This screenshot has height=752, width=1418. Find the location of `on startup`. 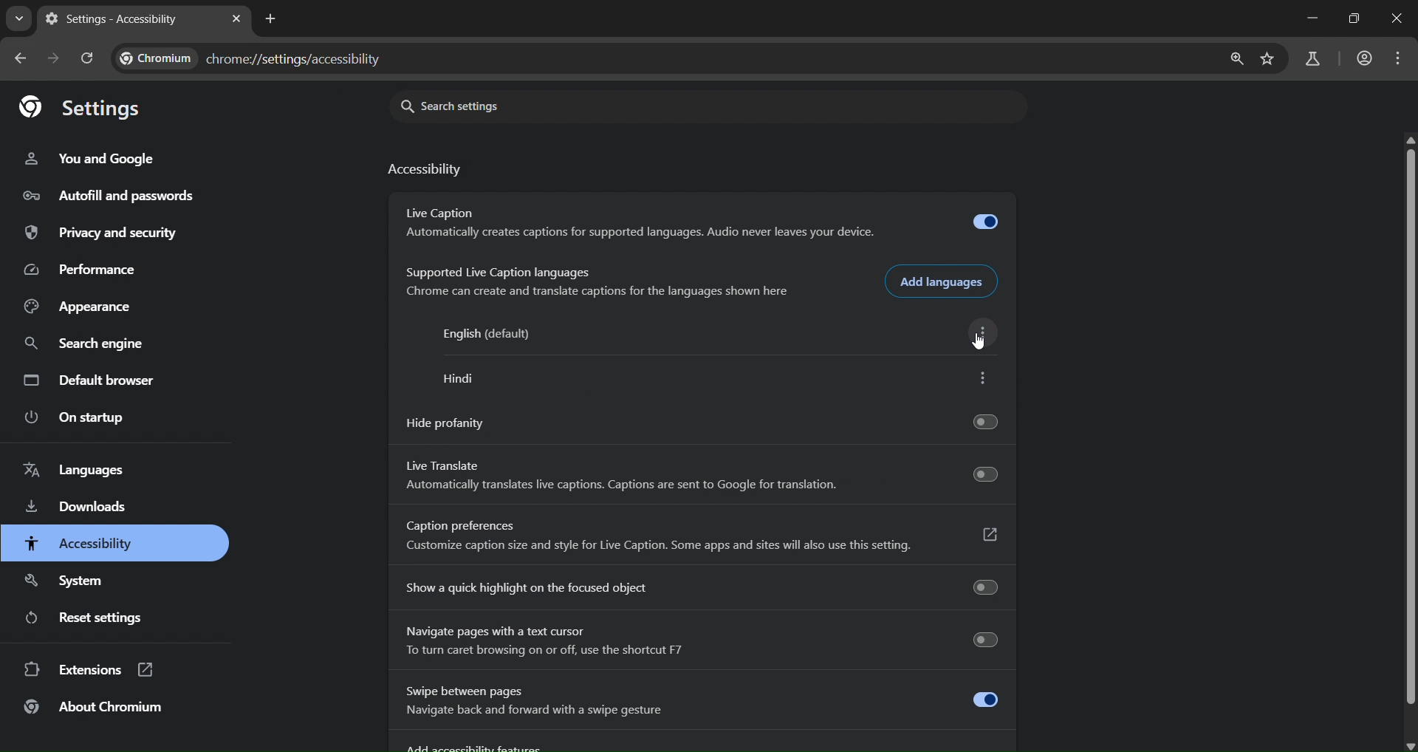

on startup is located at coordinates (75, 418).